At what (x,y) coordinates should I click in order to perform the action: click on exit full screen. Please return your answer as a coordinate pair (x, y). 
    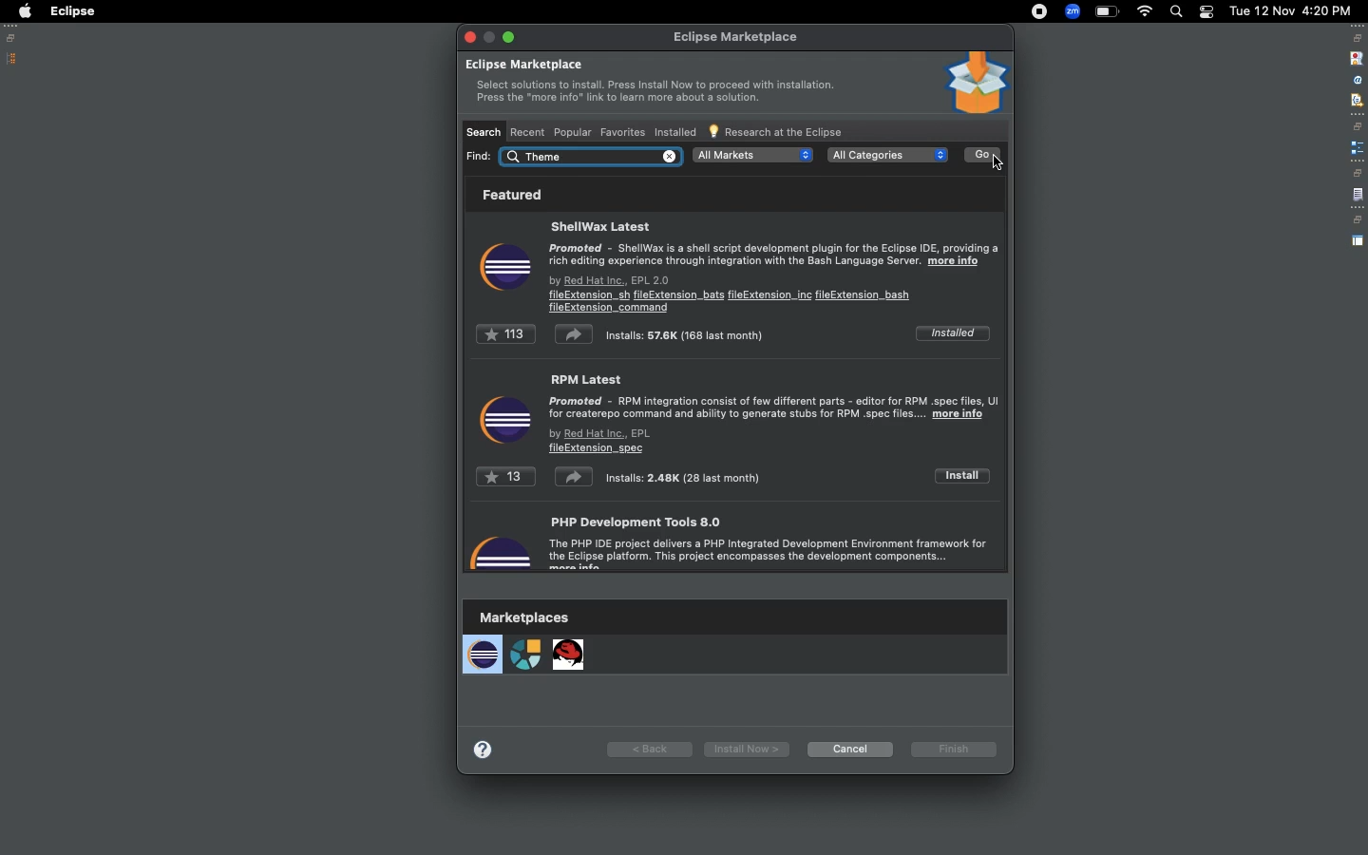
    Looking at the image, I should click on (511, 37).